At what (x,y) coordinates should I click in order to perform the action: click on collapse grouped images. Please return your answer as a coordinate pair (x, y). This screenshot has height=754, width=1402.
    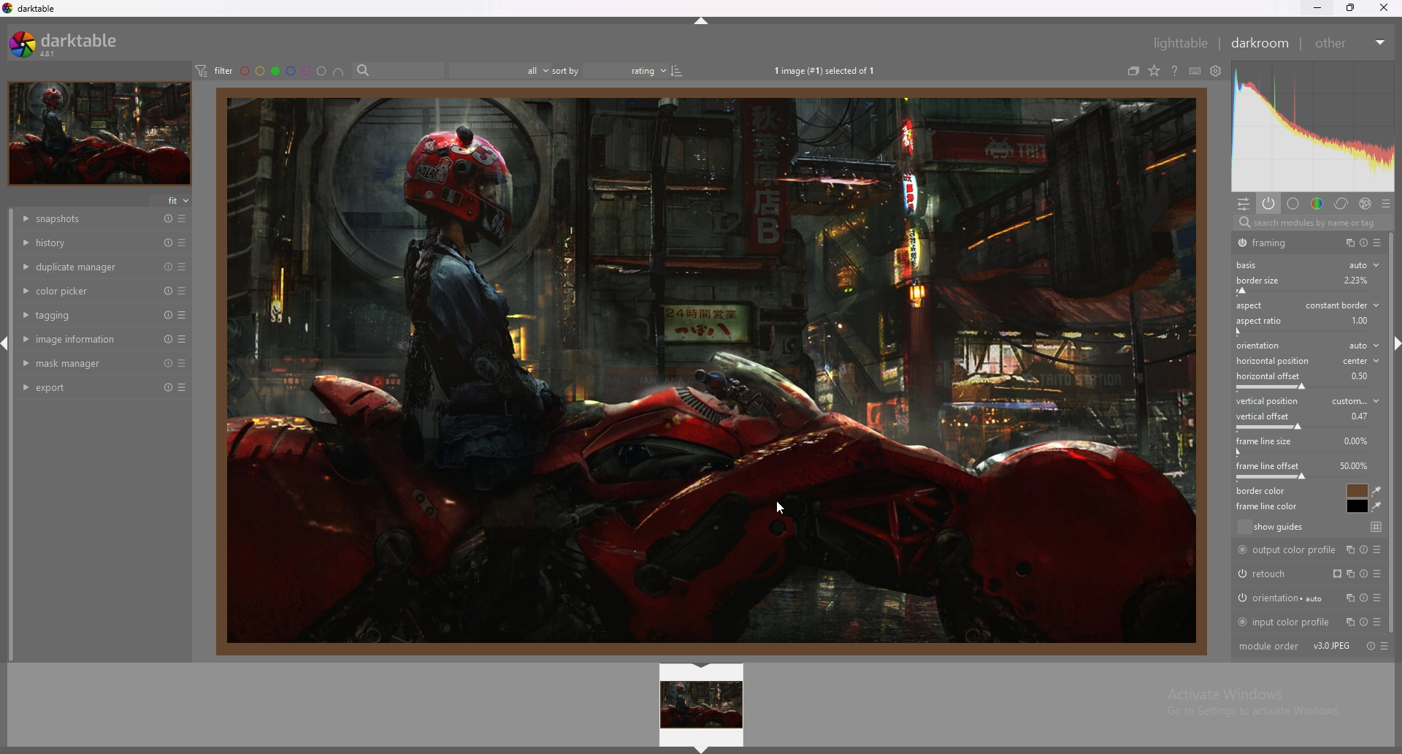
    Looking at the image, I should click on (1133, 72).